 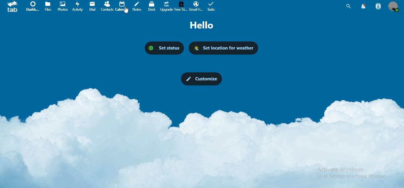 What do you see at coordinates (34, 6) in the screenshot?
I see `dashboard` at bounding box center [34, 6].